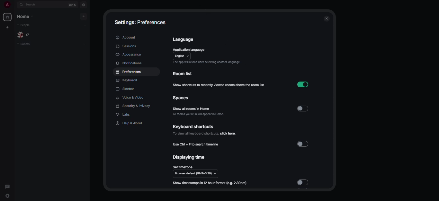  Describe the element at coordinates (183, 167) in the screenshot. I see `set timezone` at that location.